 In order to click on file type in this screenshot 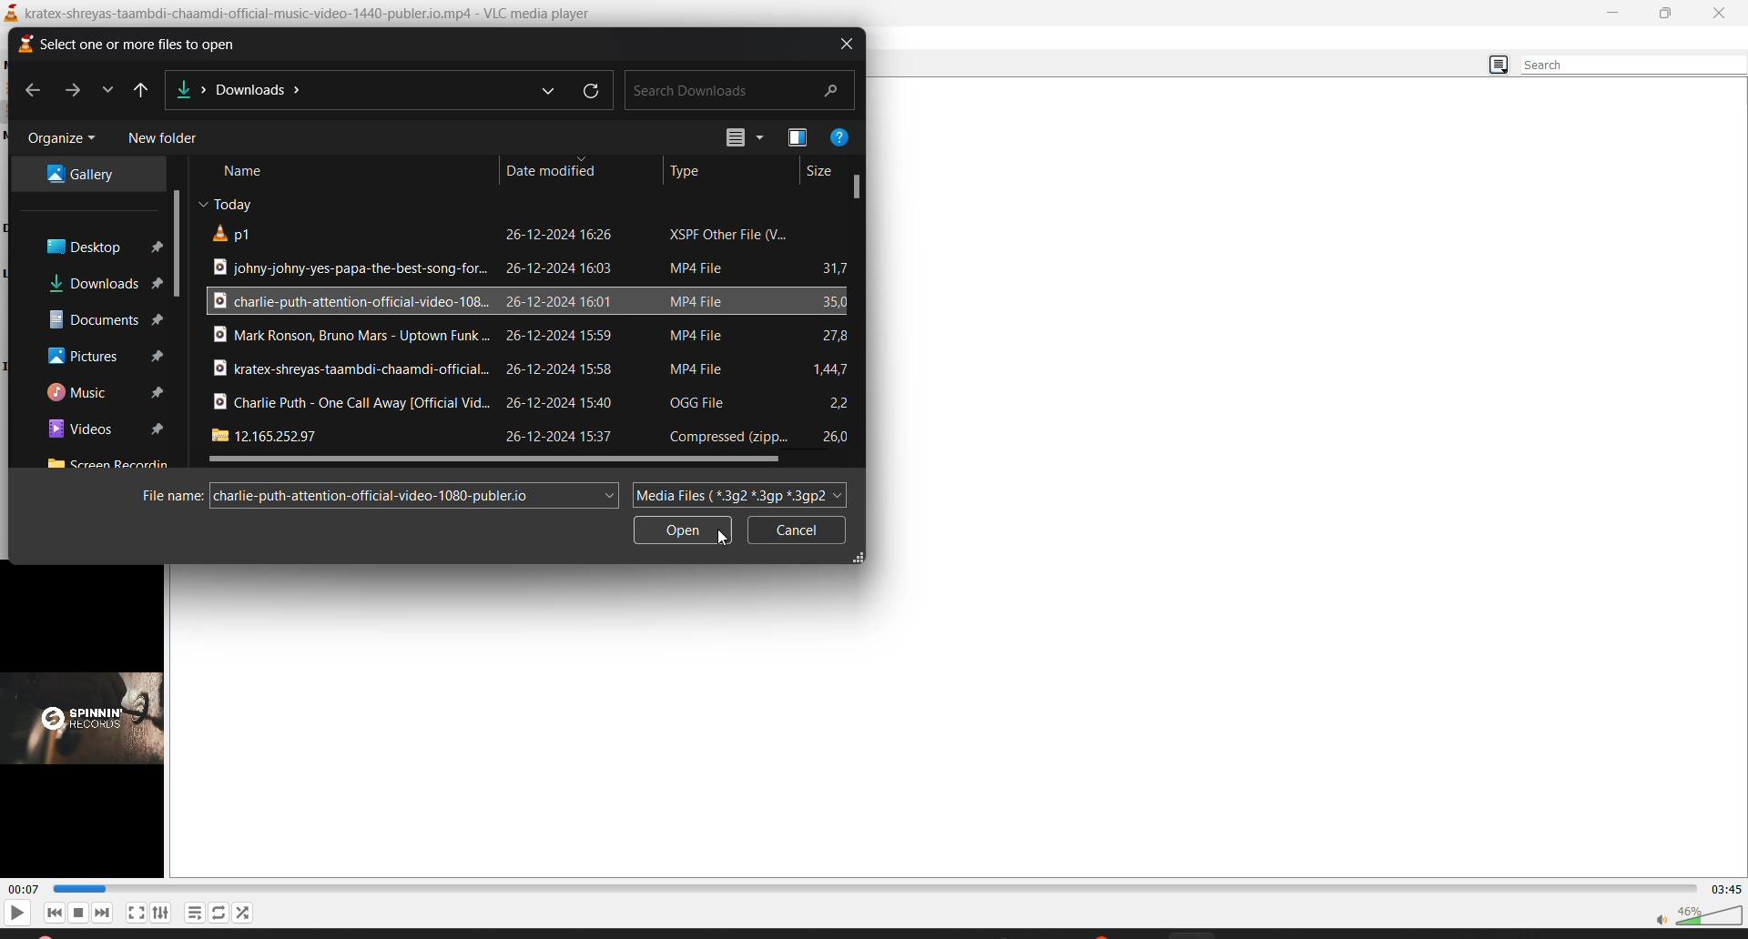, I will do `click(712, 301)`.